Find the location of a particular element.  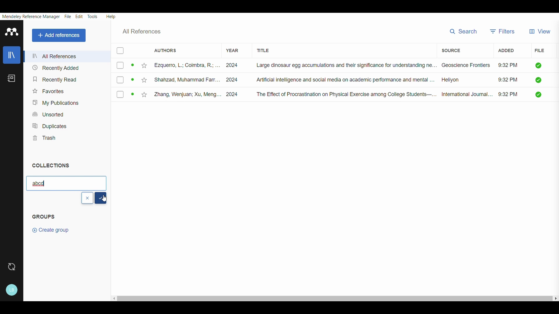

Favorites is located at coordinates (50, 90).